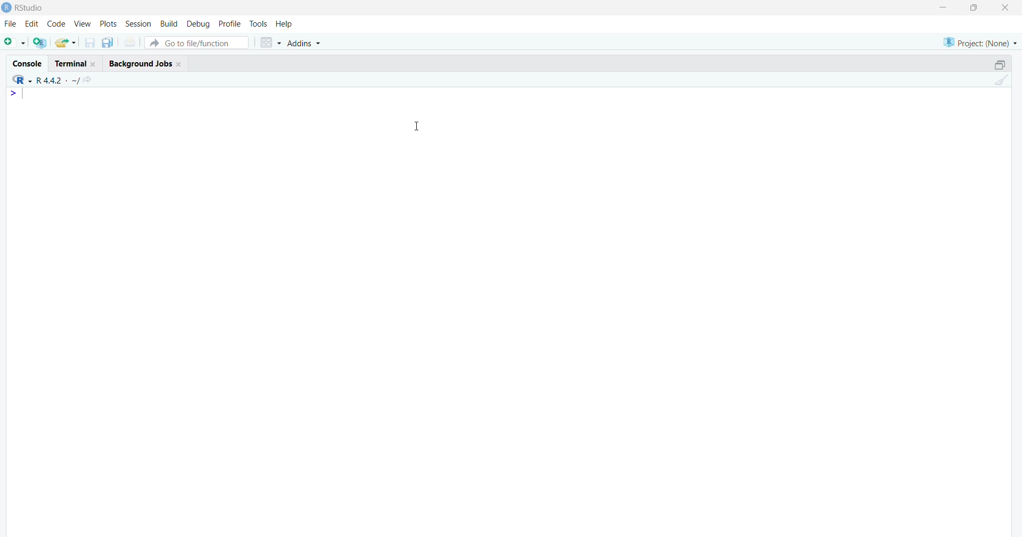 Image resolution: width=1022 pixels, height=537 pixels. Describe the element at coordinates (306, 44) in the screenshot. I see `Addins` at that location.